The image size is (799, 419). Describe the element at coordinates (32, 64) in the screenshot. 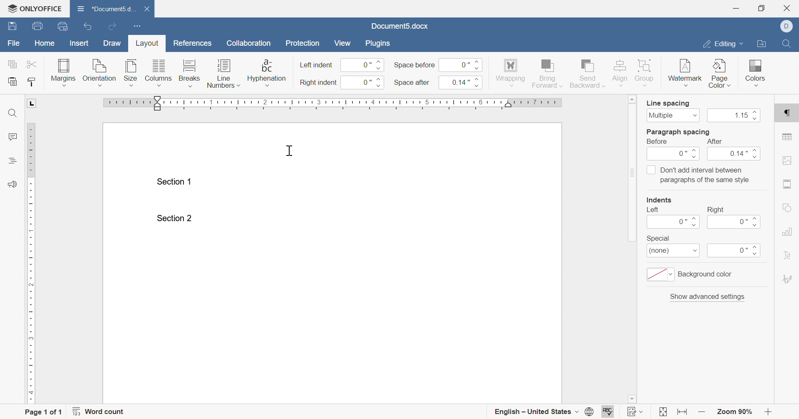

I see `cut` at that location.